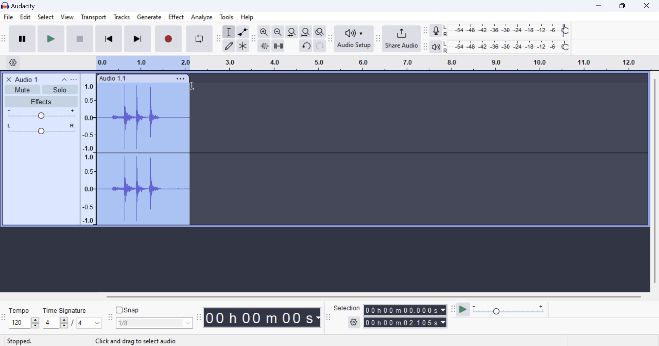 This screenshot has height=346, width=659. Describe the element at coordinates (161, 341) in the screenshot. I see `Application Tip` at that location.